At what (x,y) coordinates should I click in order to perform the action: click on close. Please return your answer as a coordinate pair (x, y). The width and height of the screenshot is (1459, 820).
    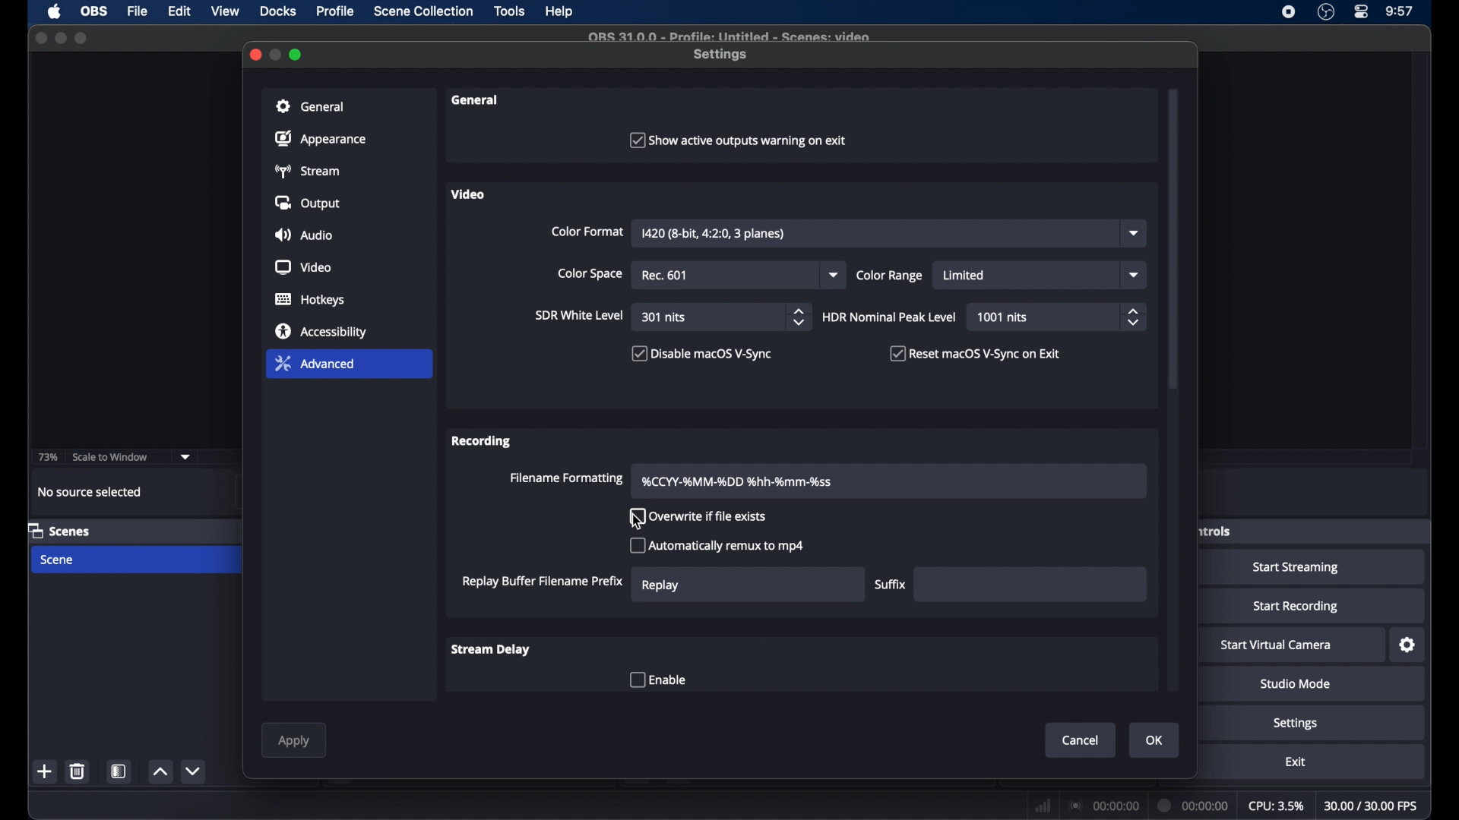
    Looking at the image, I should click on (255, 55).